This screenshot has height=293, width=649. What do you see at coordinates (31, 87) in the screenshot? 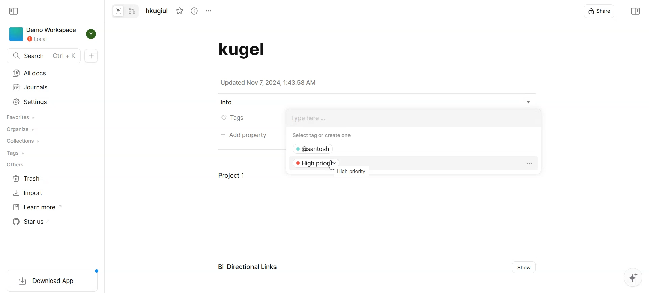
I see `Journals` at bounding box center [31, 87].